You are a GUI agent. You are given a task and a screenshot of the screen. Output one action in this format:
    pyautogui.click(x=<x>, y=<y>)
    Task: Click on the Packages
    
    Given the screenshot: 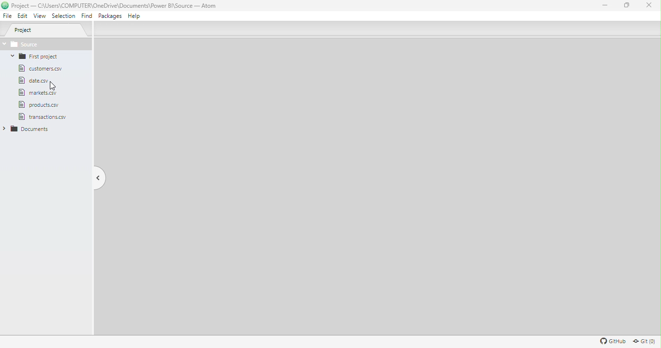 What is the action you would take?
    pyautogui.click(x=111, y=16)
    